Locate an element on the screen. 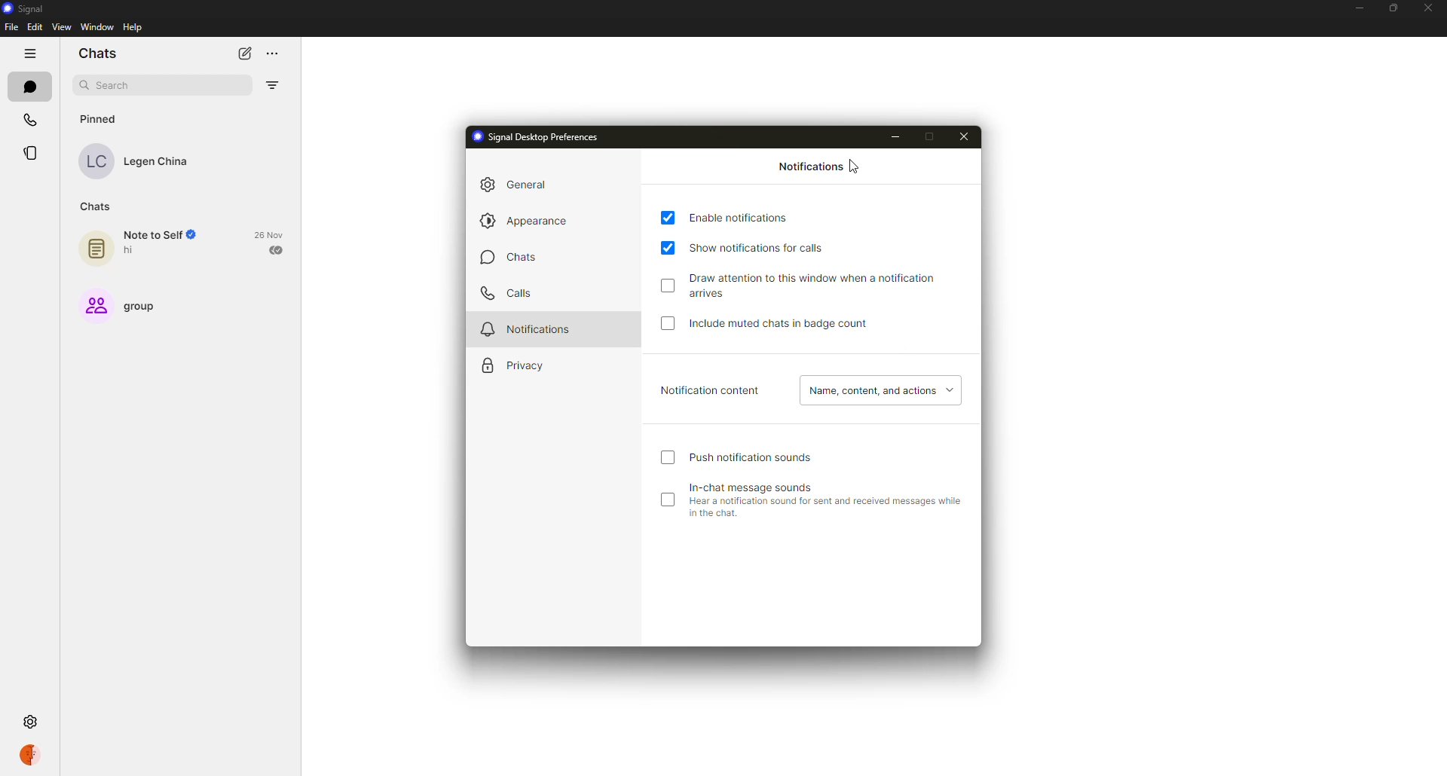 The height and width of the screenshot is (776, 1447). signal desktop preferences is located at coordinates (541, 136).